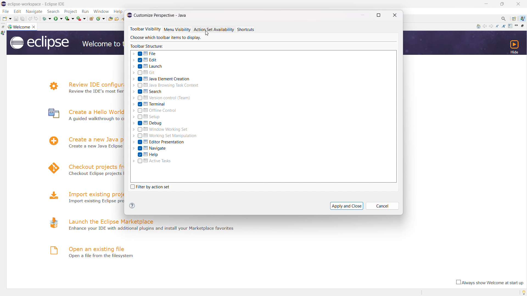  Describe the element at coordinates (111, 220) in the screenshot. I see `launch the eclipse marketplace` at that location.